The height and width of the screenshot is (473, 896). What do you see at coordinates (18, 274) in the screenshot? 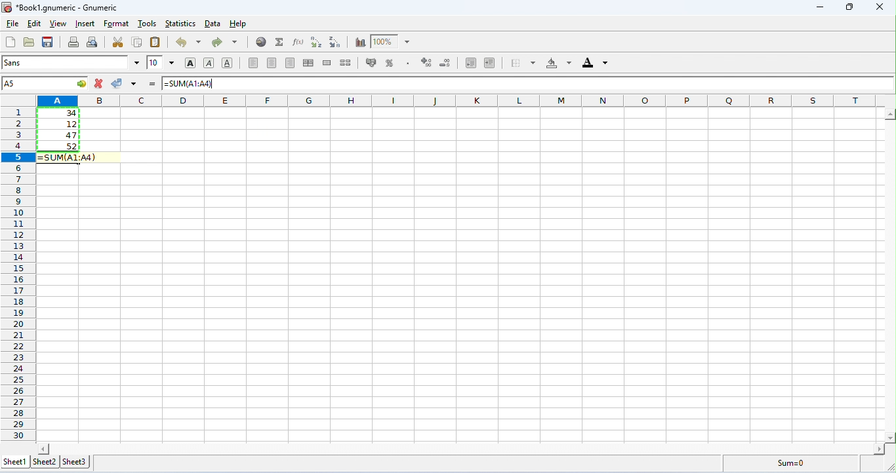
I see `row numbers` at bounding box center [18, 274].